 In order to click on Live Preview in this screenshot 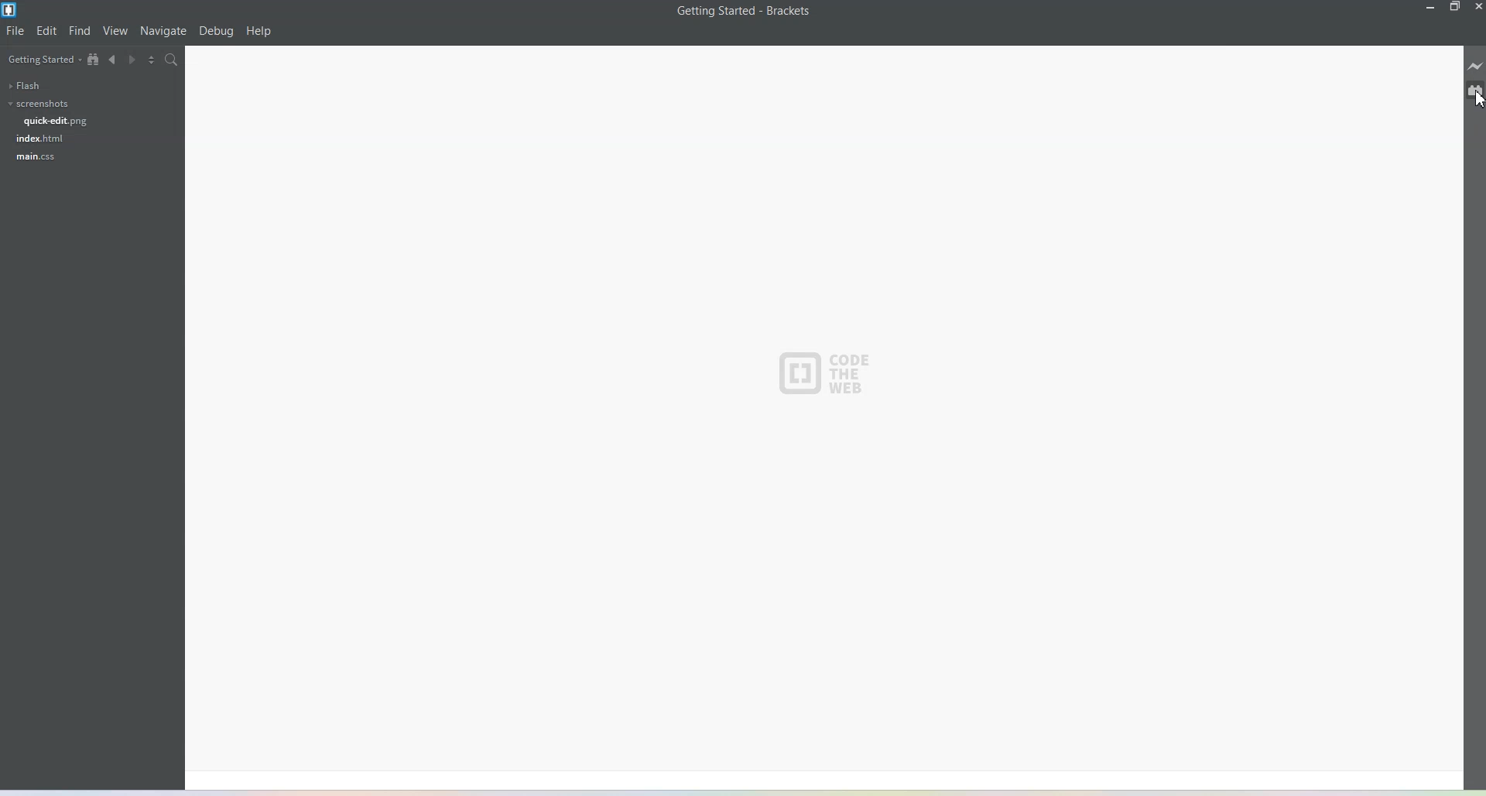, I will do `click(1475, 68)`.